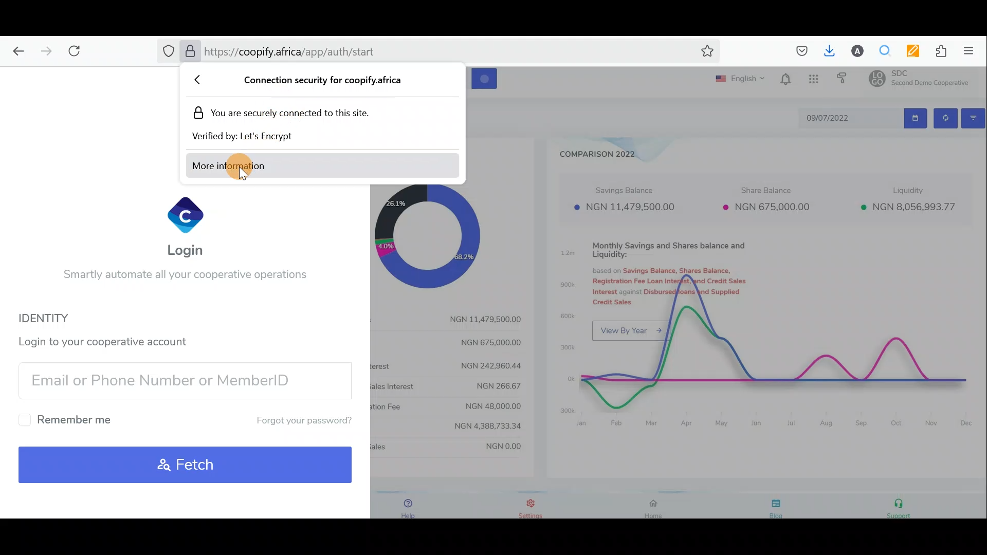 This screenshot has width=987, height=555. What do you see at coordinates (729, 297) in the screenshot?
I see `Dashboard with charts` at bounding box center [729, 297].